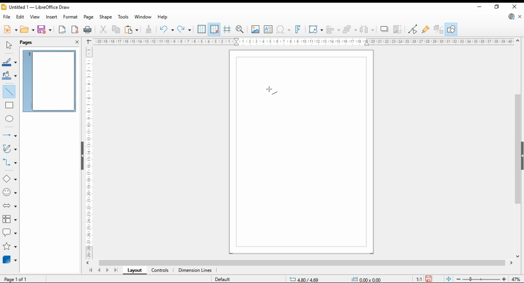 This screenshot has width=524, height=283. What do you see at coordinates (10, 260) in the screenshot?
I see `3D objects` at bounding box center [10, 260].